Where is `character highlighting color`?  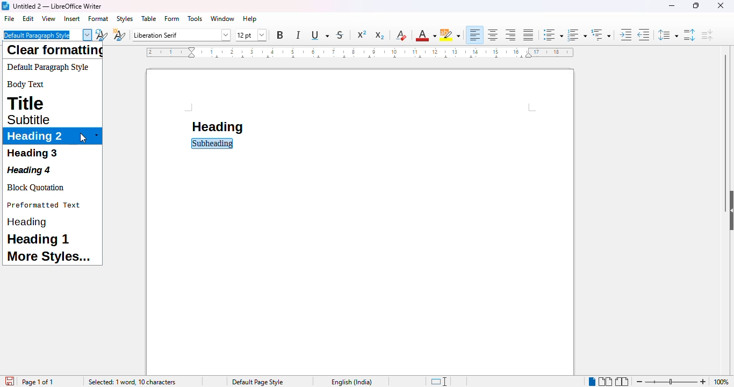 character highlighting color is located at coordinates (450, 35).